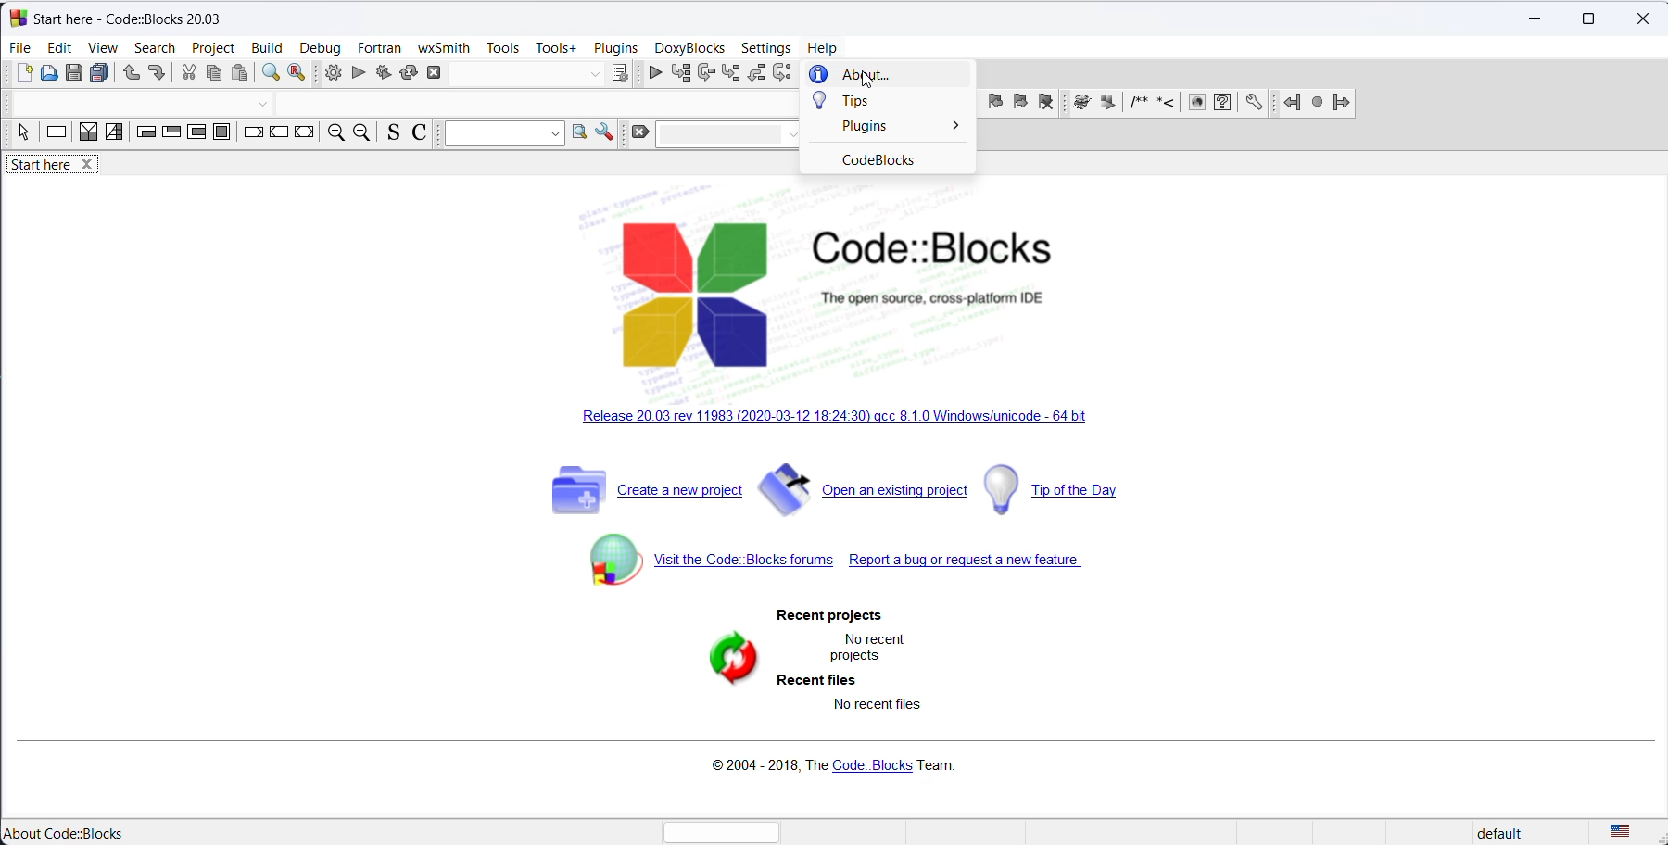 The width and height of the screenshot is (1668, 845). I want to click on maximize, so click(1587, 21).